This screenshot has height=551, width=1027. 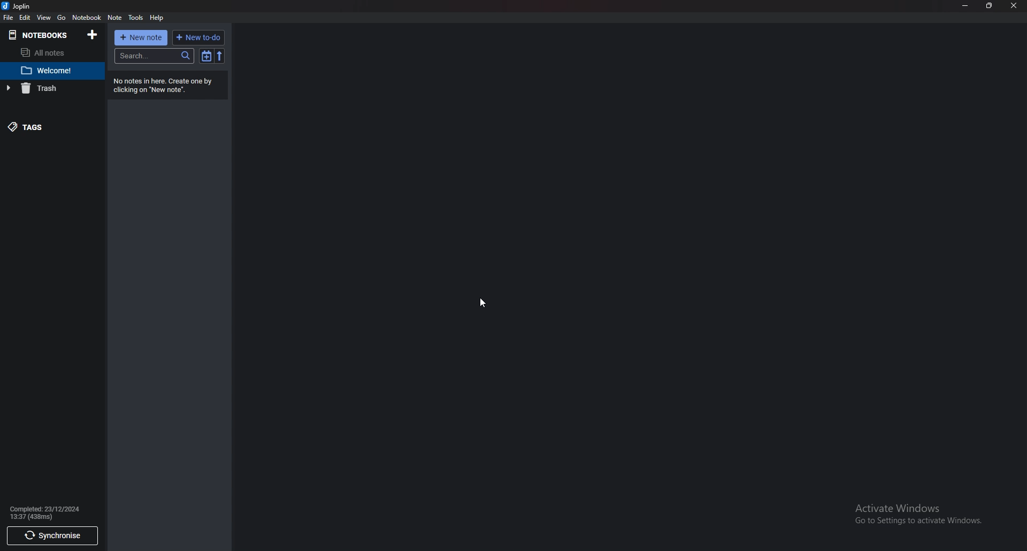 What do you see at coordinates (54, 72) in the screenshot?
I see `Welcome` at bounding box center [54, 72].